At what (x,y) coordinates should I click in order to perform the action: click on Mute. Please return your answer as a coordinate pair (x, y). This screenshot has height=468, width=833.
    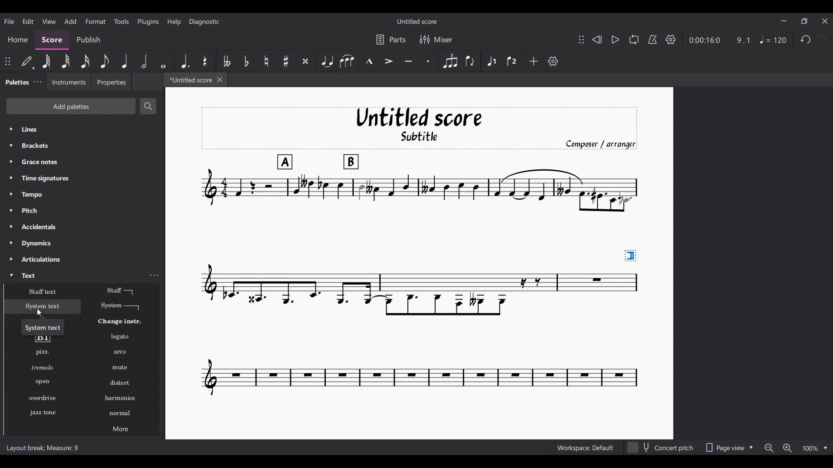
    Looking at the image, I should click on (120, 367).